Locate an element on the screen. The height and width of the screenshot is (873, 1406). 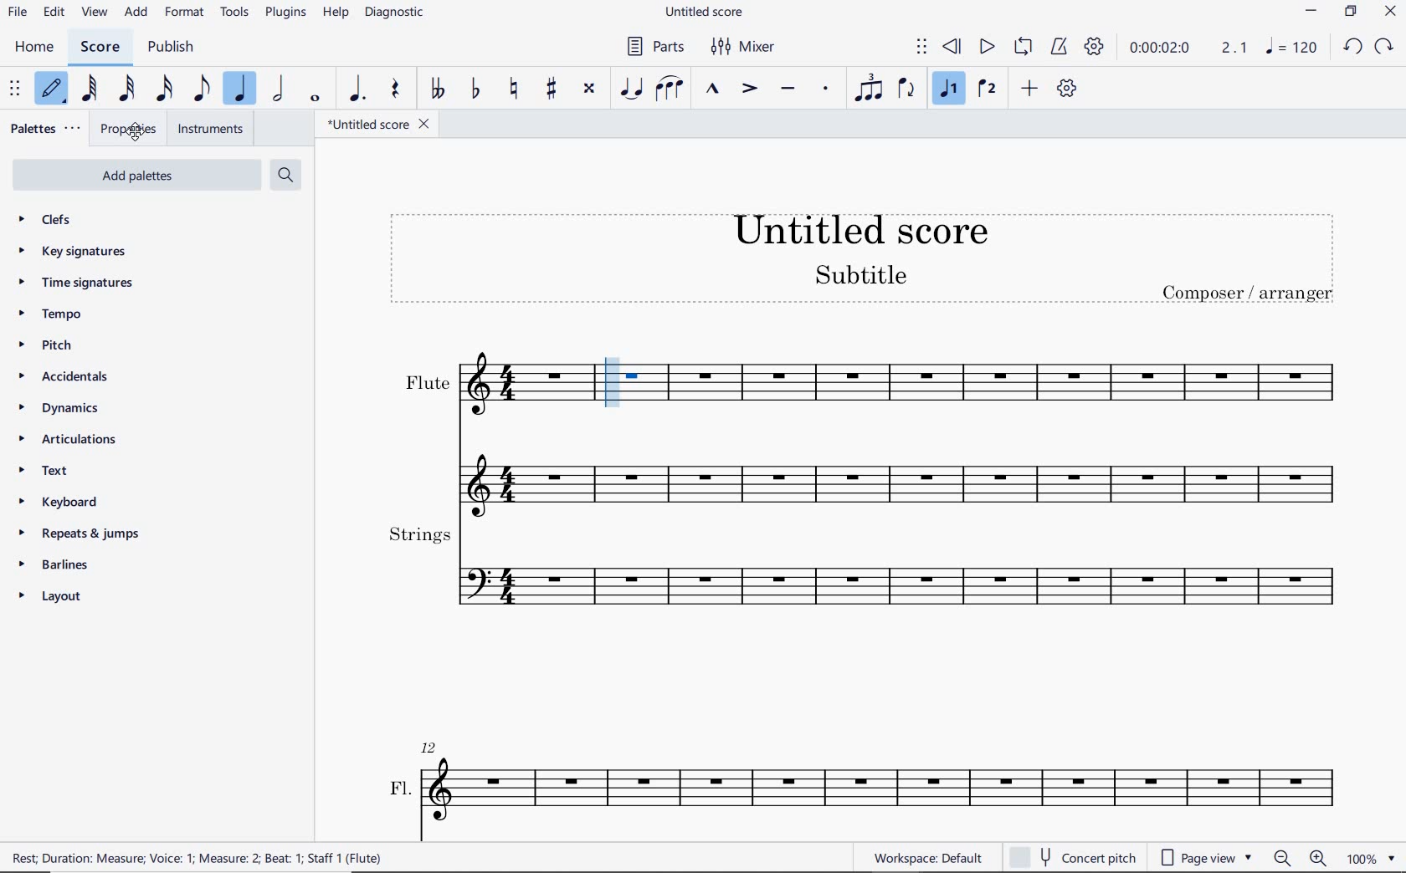
EIGHTH NOTE is located at coordinates (200, 90).